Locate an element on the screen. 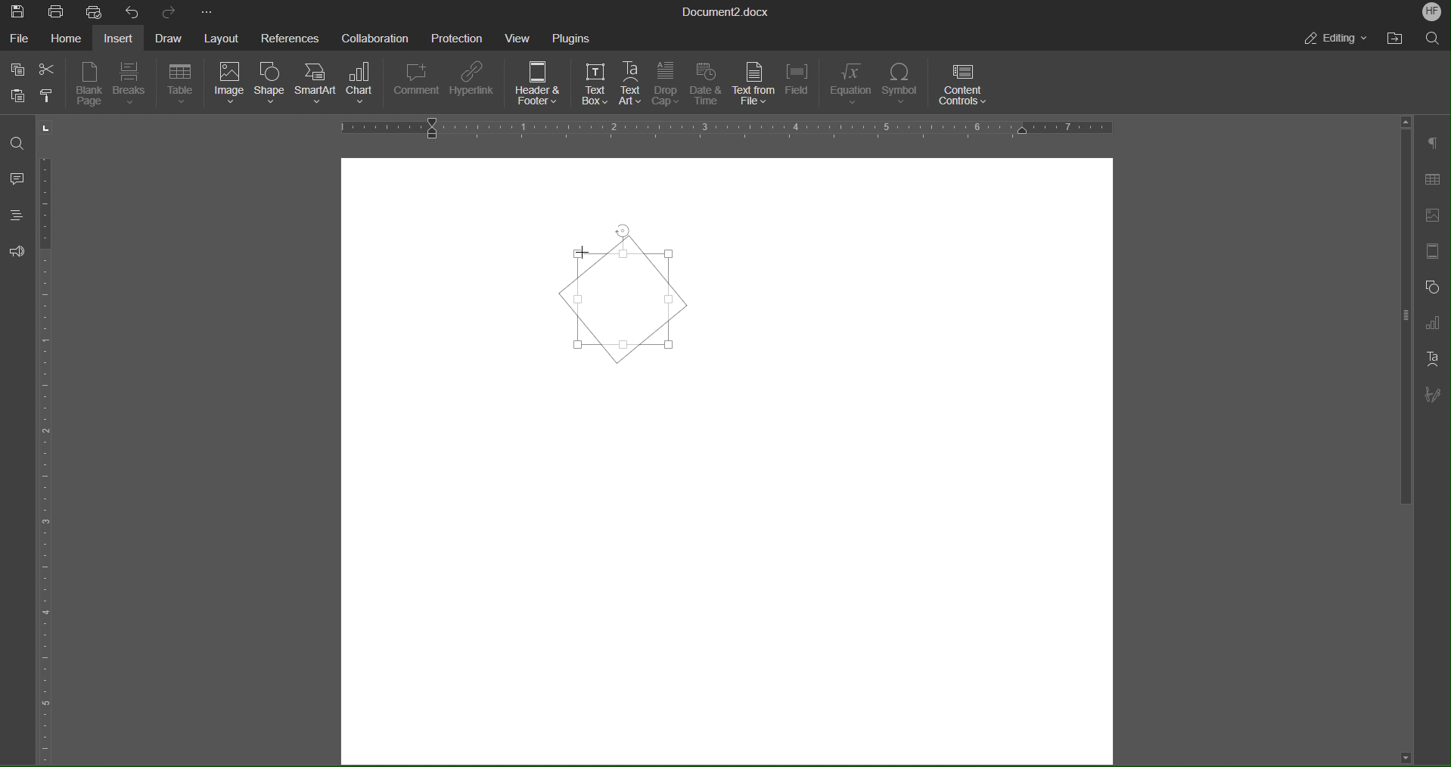  Signature is located at coordinates (1431, 396).